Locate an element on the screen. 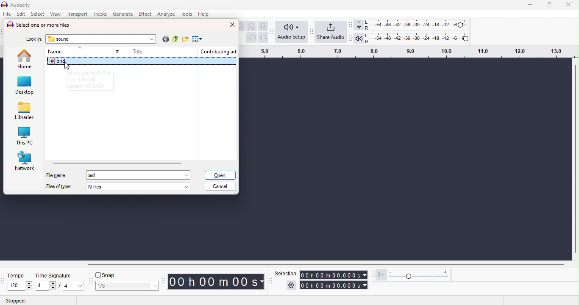  time is located at coordinates (217, 281).